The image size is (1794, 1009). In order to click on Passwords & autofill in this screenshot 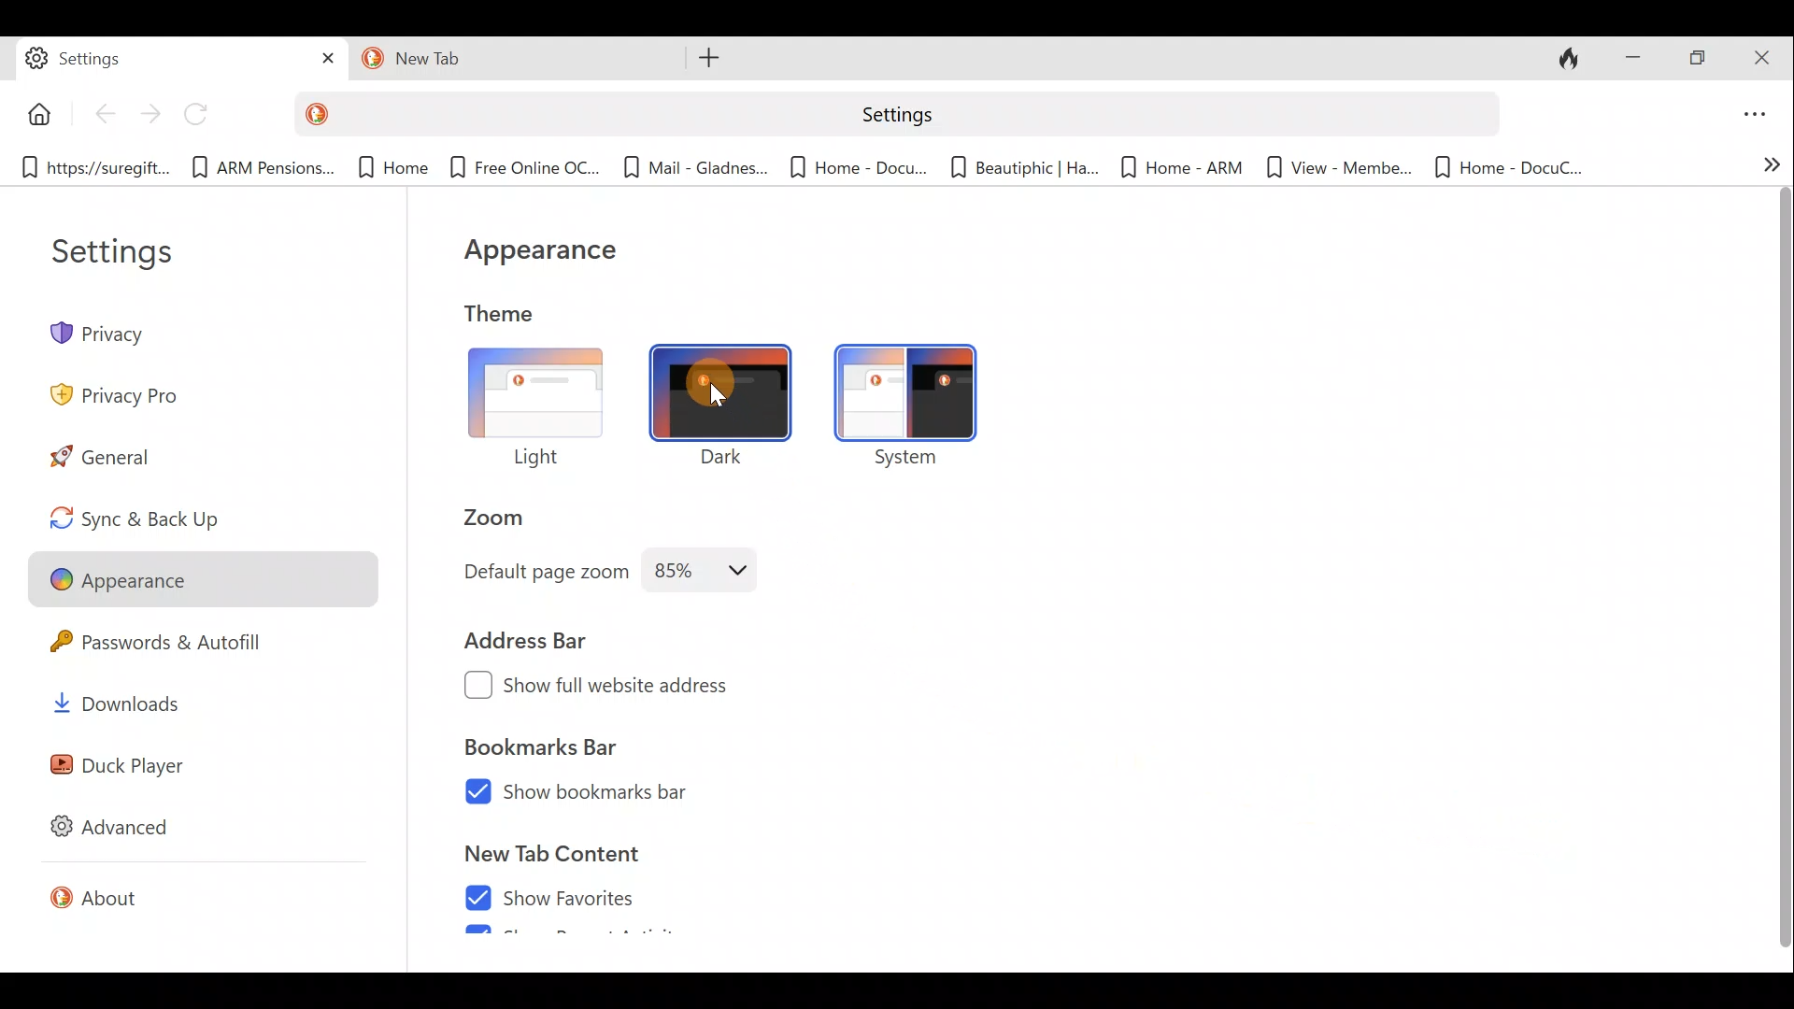, I will do `click(158, 641)`.